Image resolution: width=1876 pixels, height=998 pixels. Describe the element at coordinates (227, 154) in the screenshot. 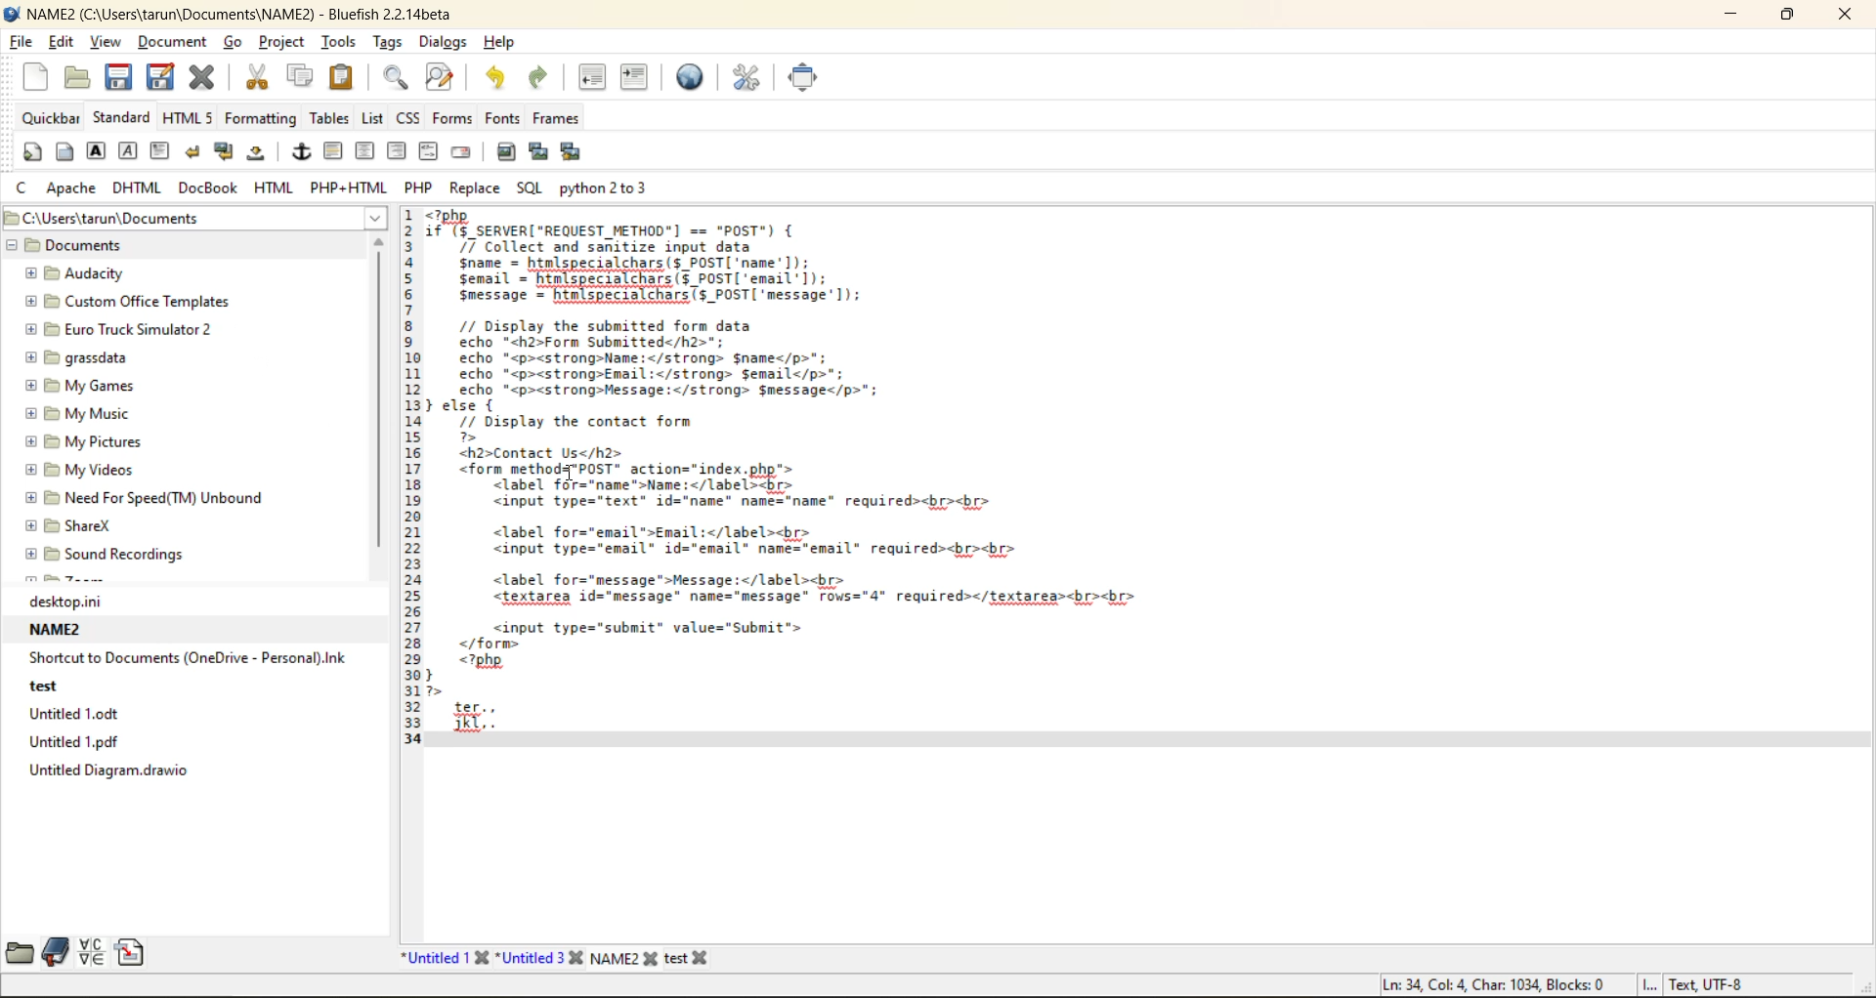

I see `break and clear` at that location.